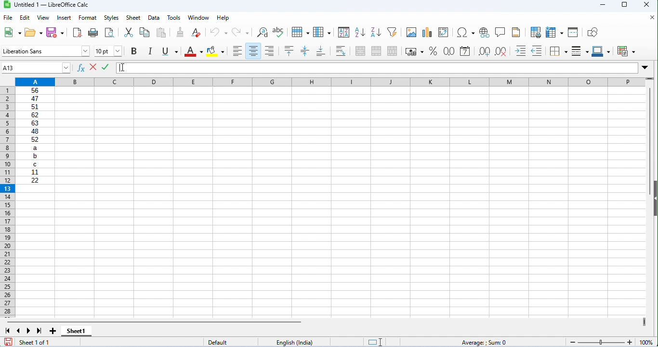 The image size is (658, 347). What do you see at coordinates (305, 51) in the screenshot?
I see `center vertically` at bounding box center [305, 51].